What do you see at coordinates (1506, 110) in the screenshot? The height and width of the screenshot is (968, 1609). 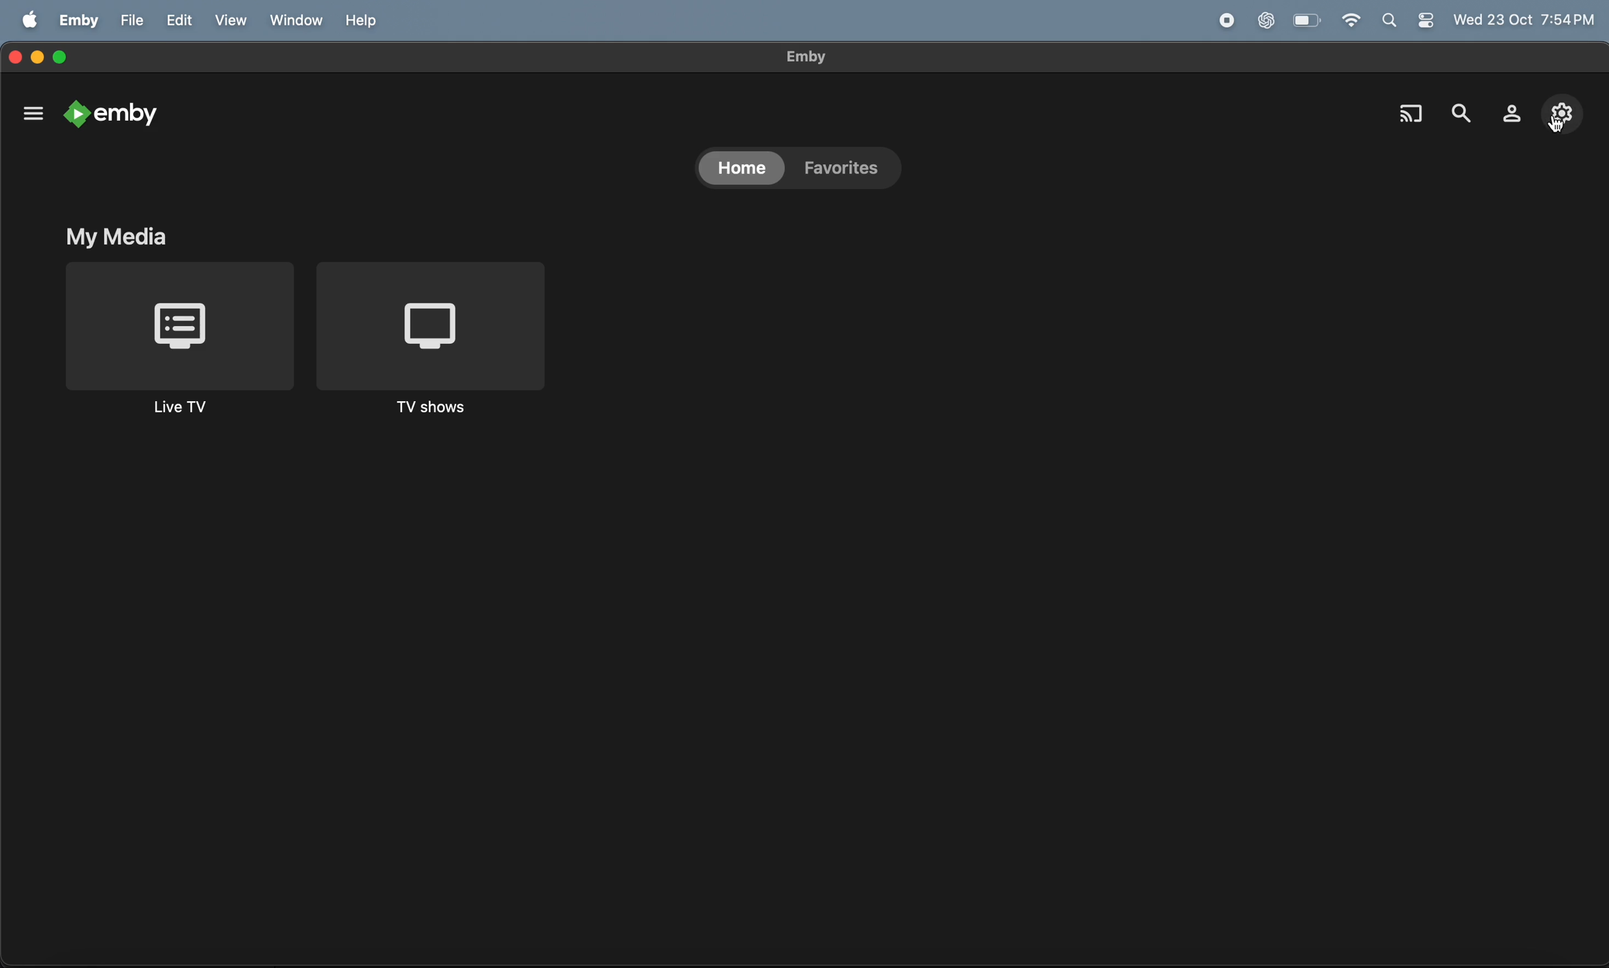 I see `profile` at bounding box center [1506, 110].